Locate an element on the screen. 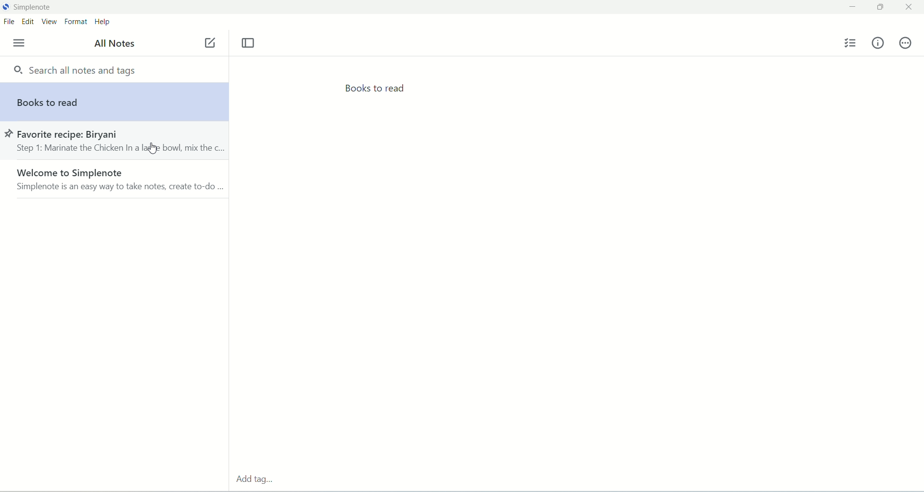 This screenshot has width=924, height=492. books to read is located at coordinates (370, 93).